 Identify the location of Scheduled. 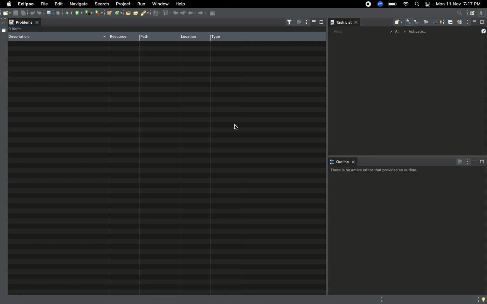
(417, 23).